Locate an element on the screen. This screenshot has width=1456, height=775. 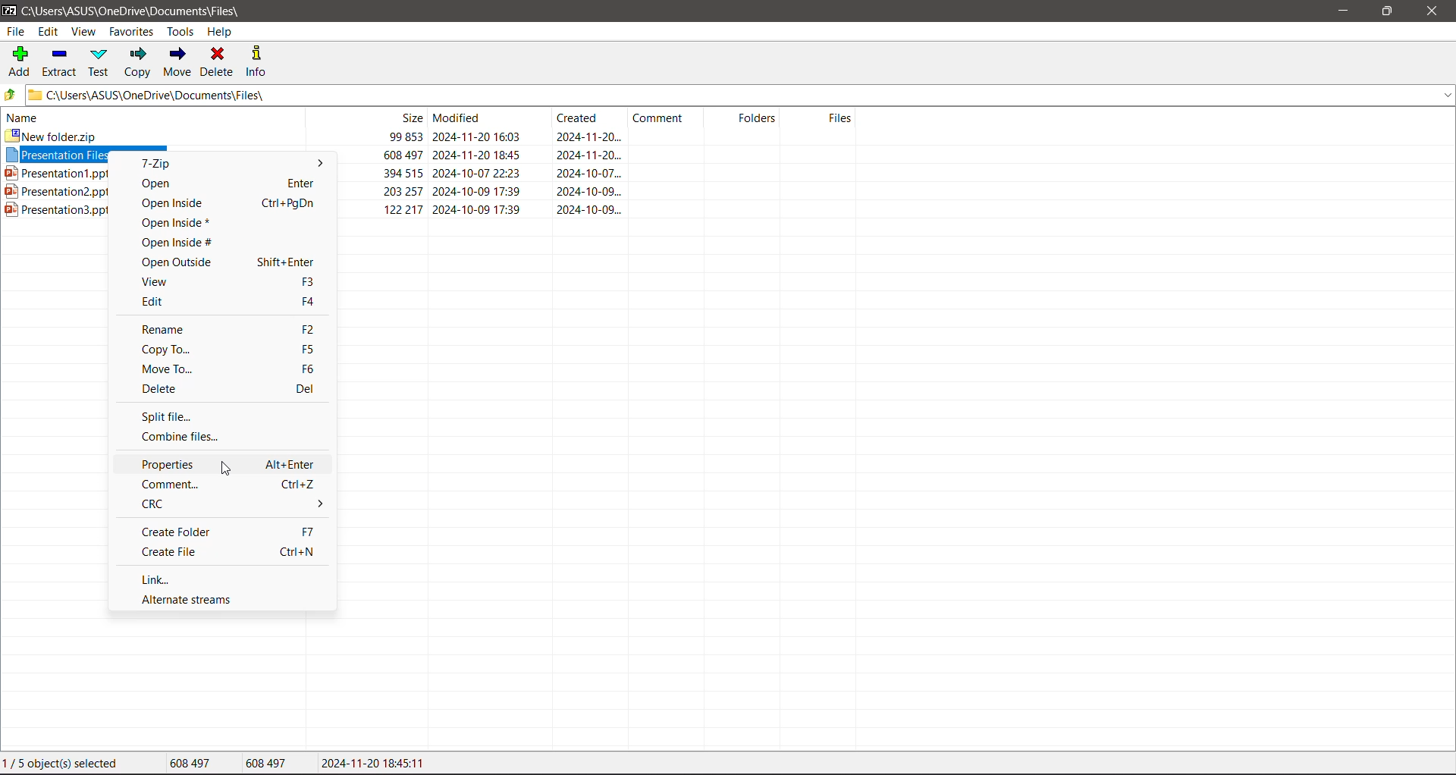
Name is located at coordinates (153, 118).